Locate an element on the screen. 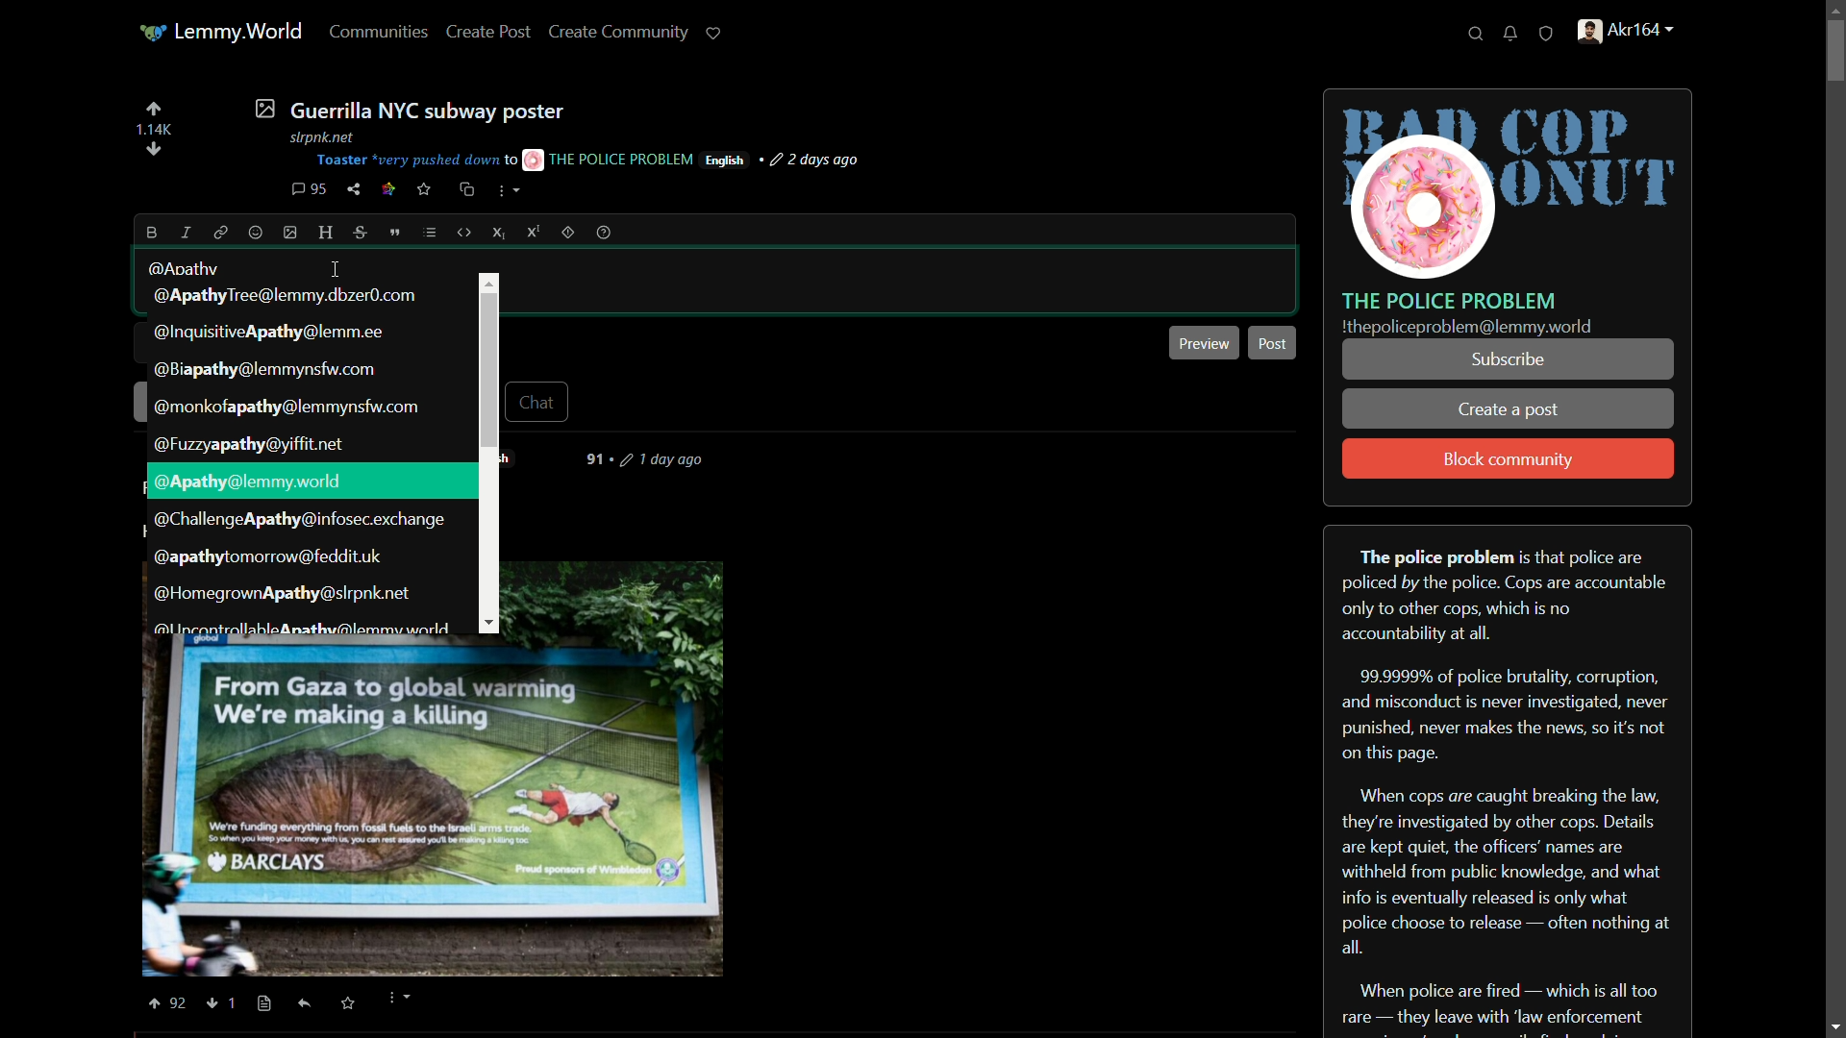 The image size is (1846, 1038). THE POLICE PROBLEM is located at coordinates (610, 159).